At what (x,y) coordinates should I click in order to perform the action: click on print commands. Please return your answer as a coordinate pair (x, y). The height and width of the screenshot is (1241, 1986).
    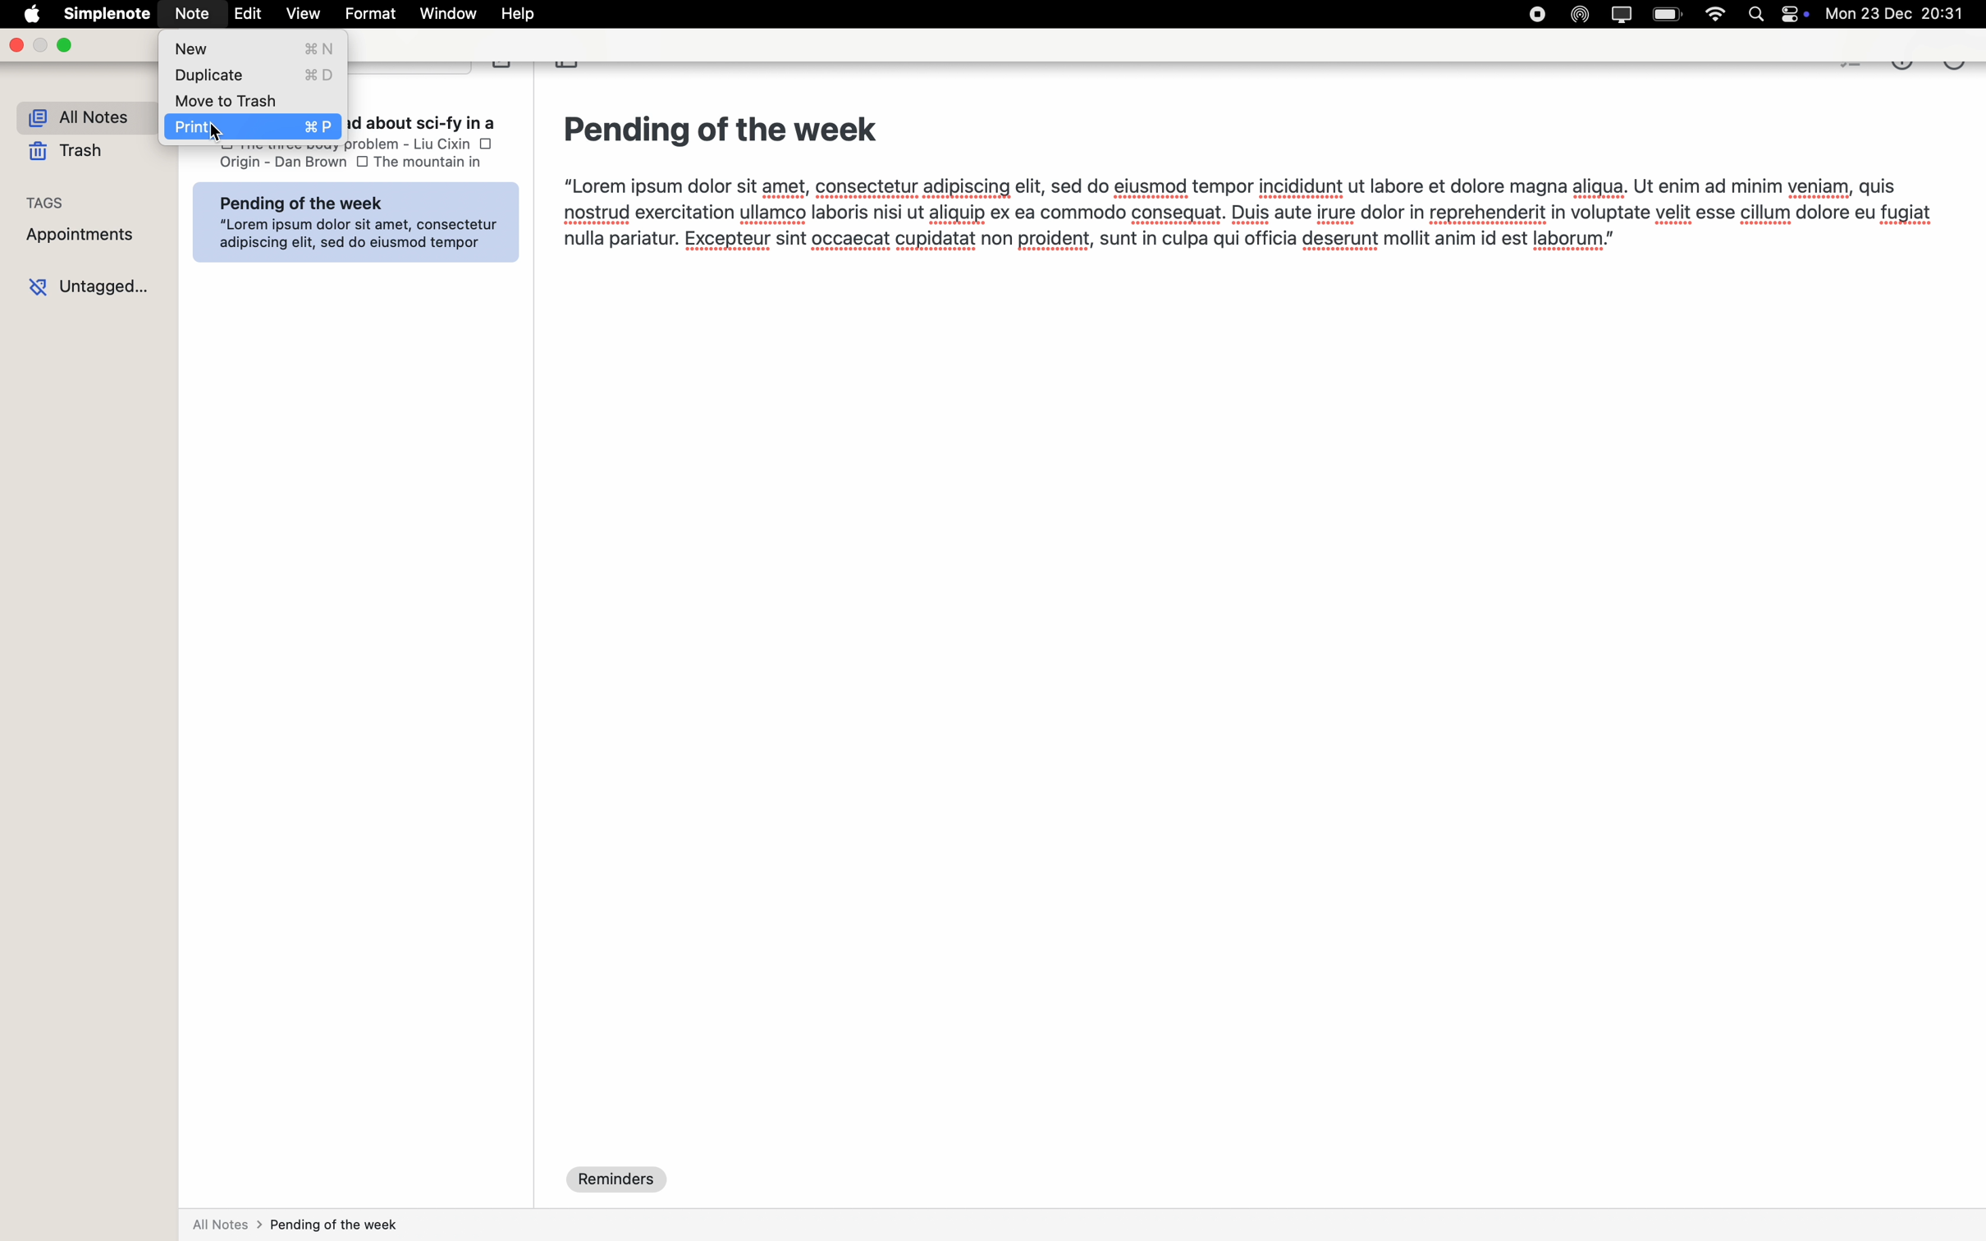
    Looking at the image, I should click on (317, 128).